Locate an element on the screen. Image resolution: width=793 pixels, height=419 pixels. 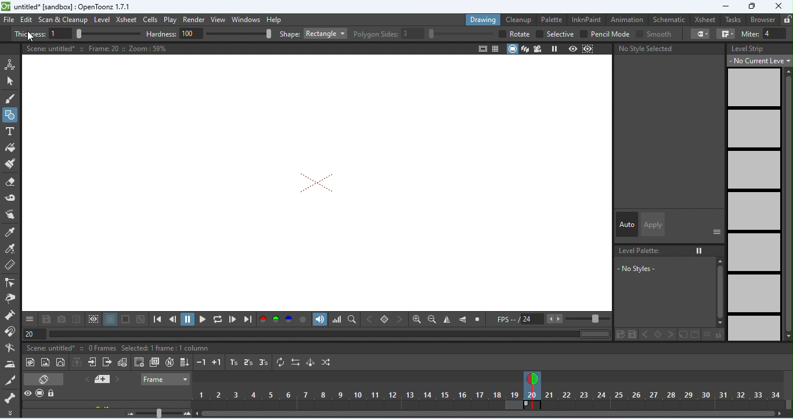
color change in save palette is located at coordinates (632, 335).